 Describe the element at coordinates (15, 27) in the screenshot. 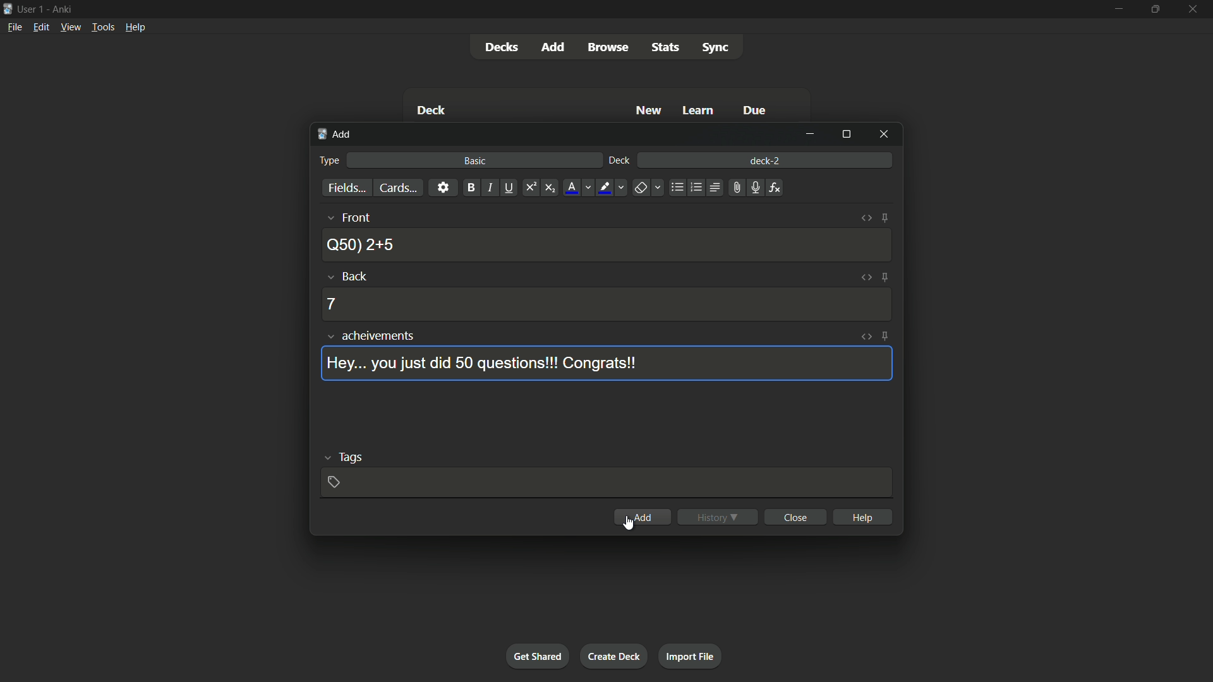

I see `file menu` at that location.